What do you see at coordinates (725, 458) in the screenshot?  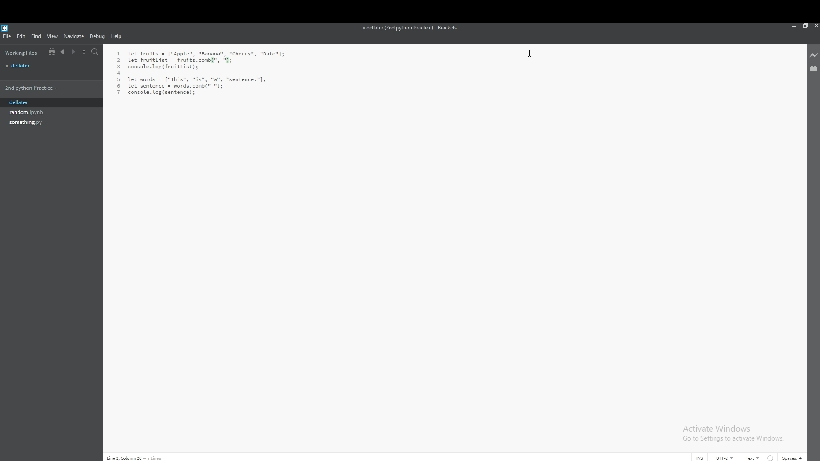 I see `encoding` at bounding box center [725, 458].